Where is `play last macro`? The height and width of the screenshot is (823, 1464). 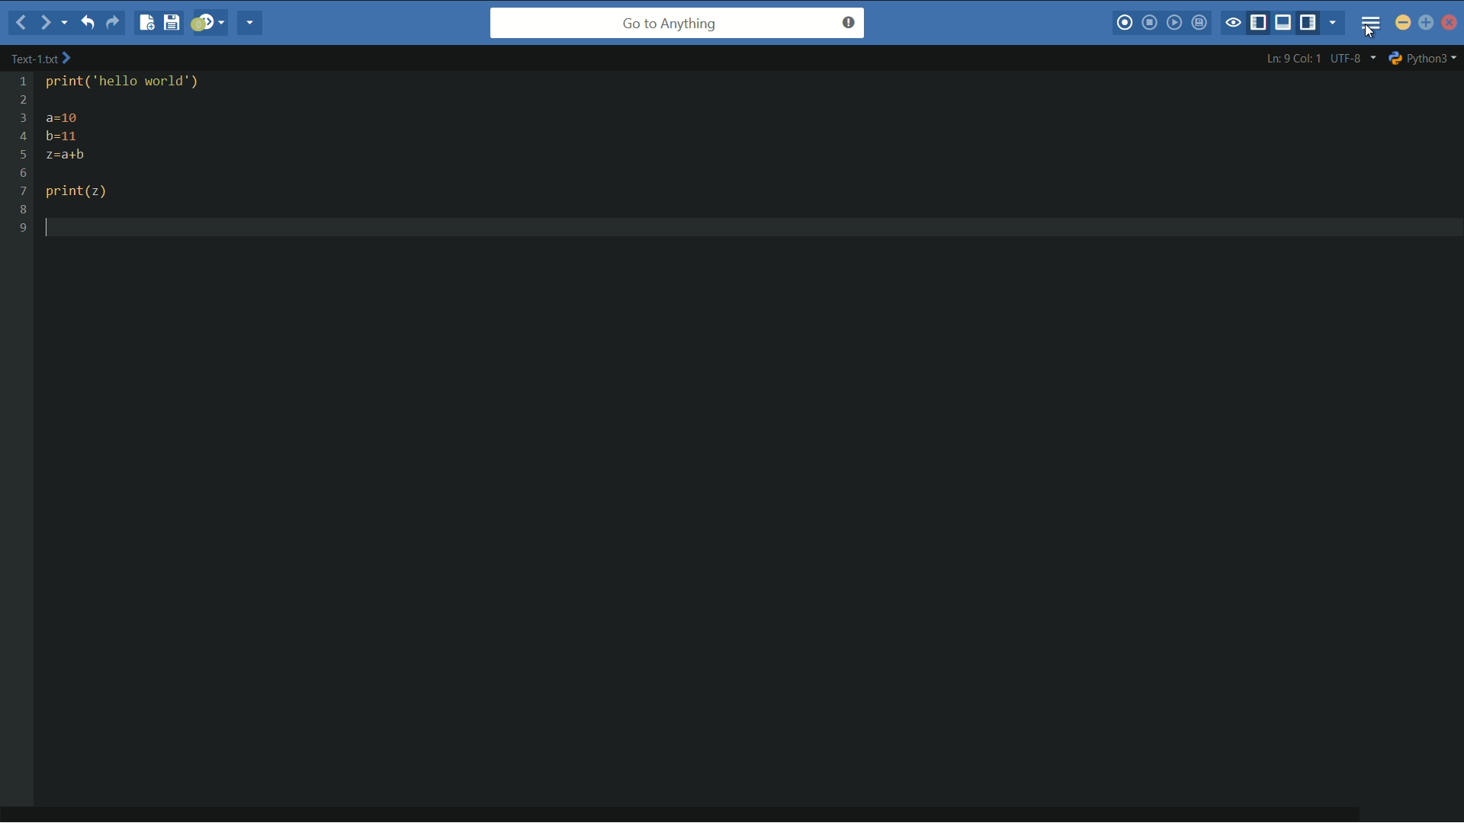 play last macro is located at coordinates (1177, 24).